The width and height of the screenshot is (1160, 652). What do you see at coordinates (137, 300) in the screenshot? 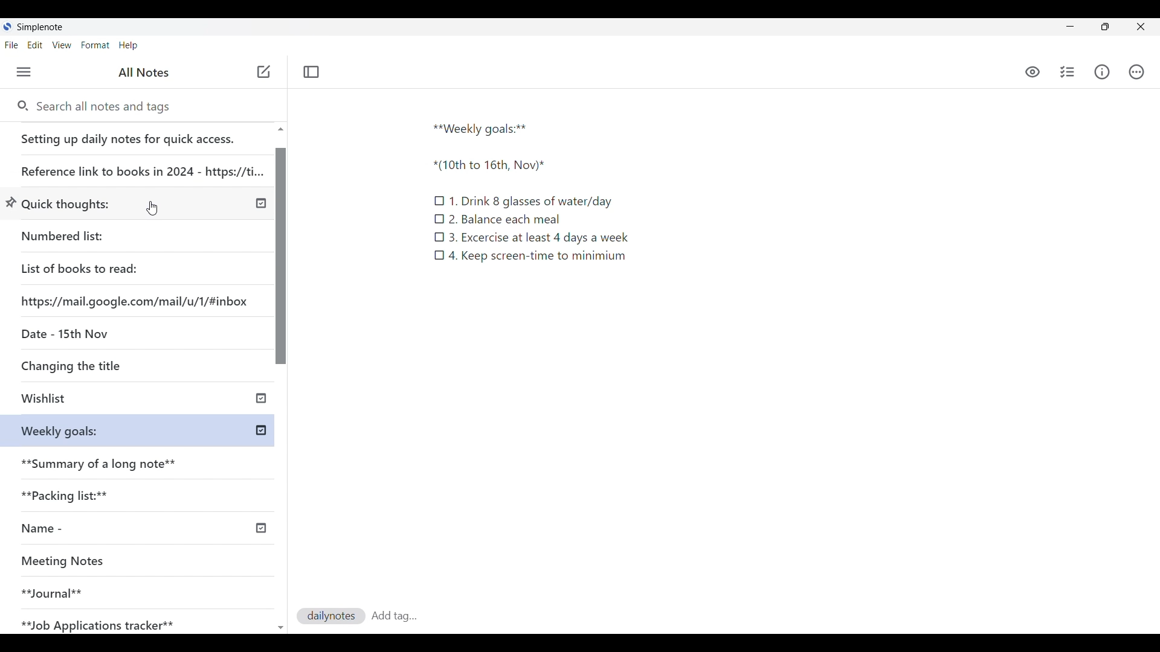
I see `Website` at bounding box center [137, 300].